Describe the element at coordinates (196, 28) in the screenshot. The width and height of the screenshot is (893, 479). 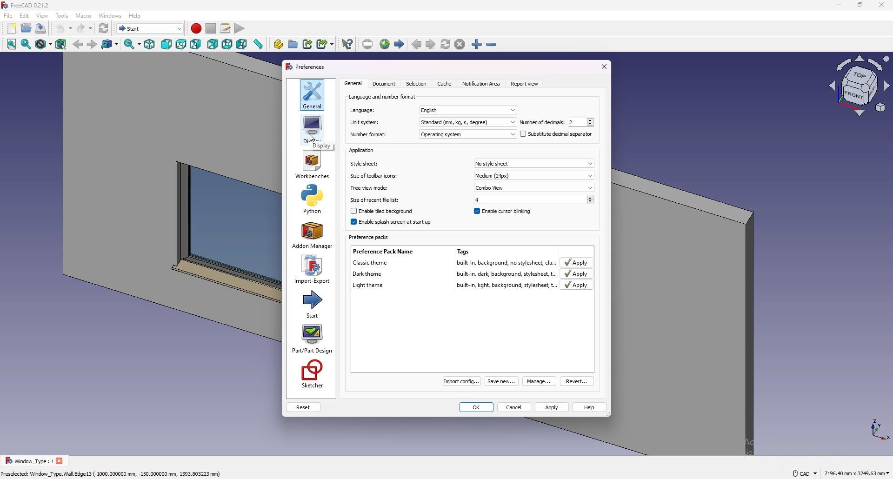
I see `record macros` at that location.